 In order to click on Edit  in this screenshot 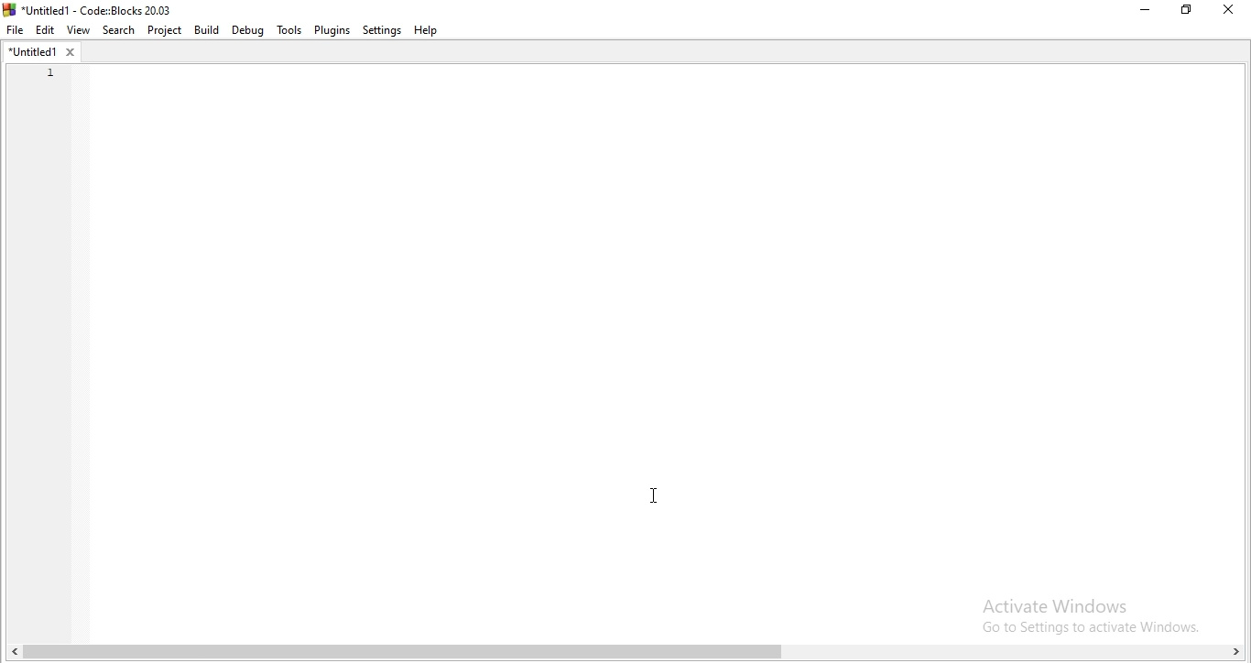, I will do `click(46, 30)`.